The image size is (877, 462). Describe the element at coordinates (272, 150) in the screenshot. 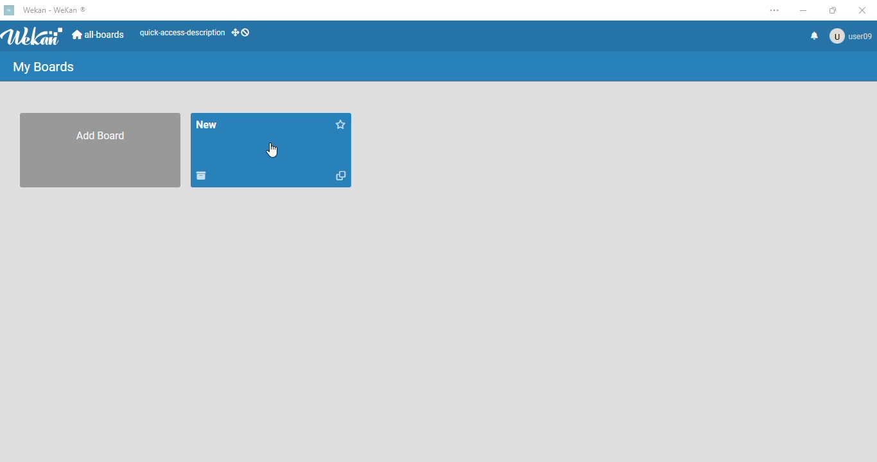

I see `cursor` at that location.